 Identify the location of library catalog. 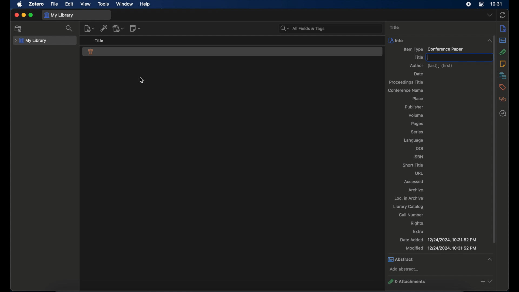
(408, 207).